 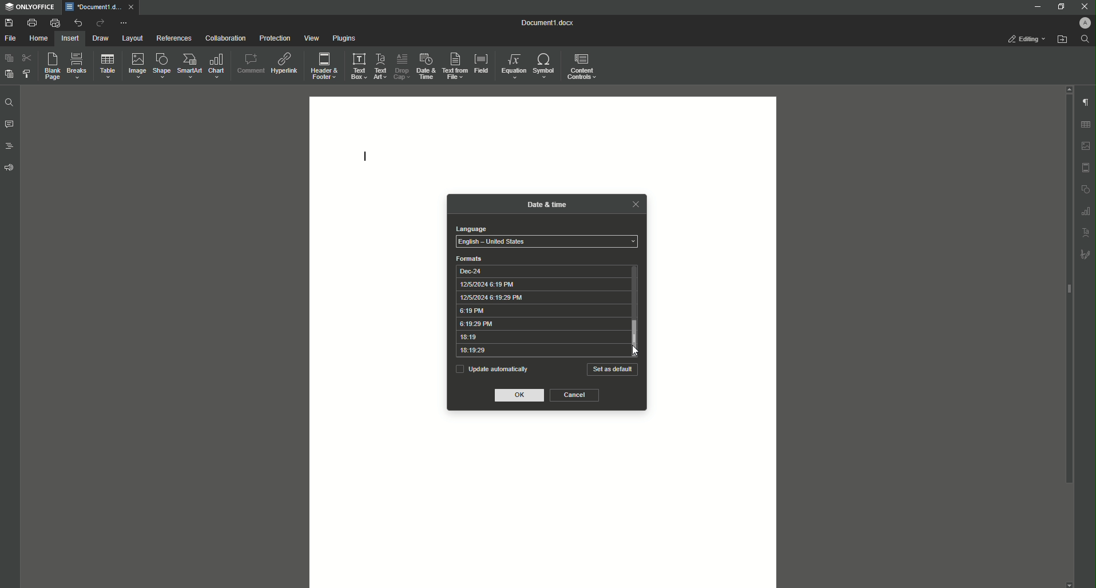 What do you see at coordinates (542, 311) in the screenshot?
I see `6:19 PM` at bounding box center [542, 311].